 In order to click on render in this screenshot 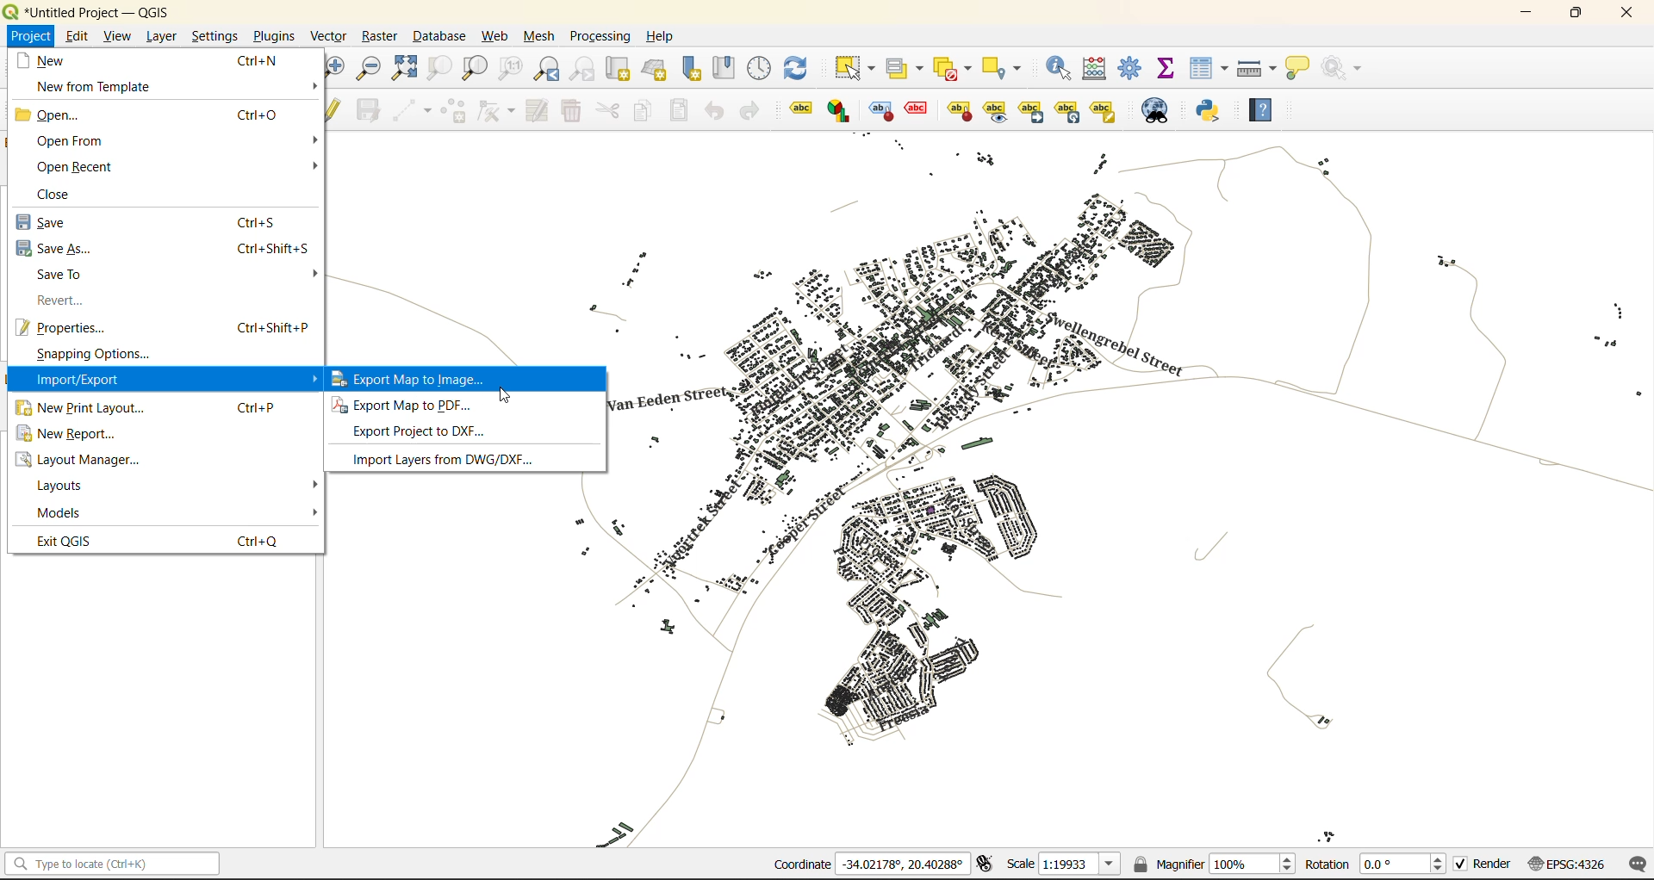, I will do `click(1479, 867)`.